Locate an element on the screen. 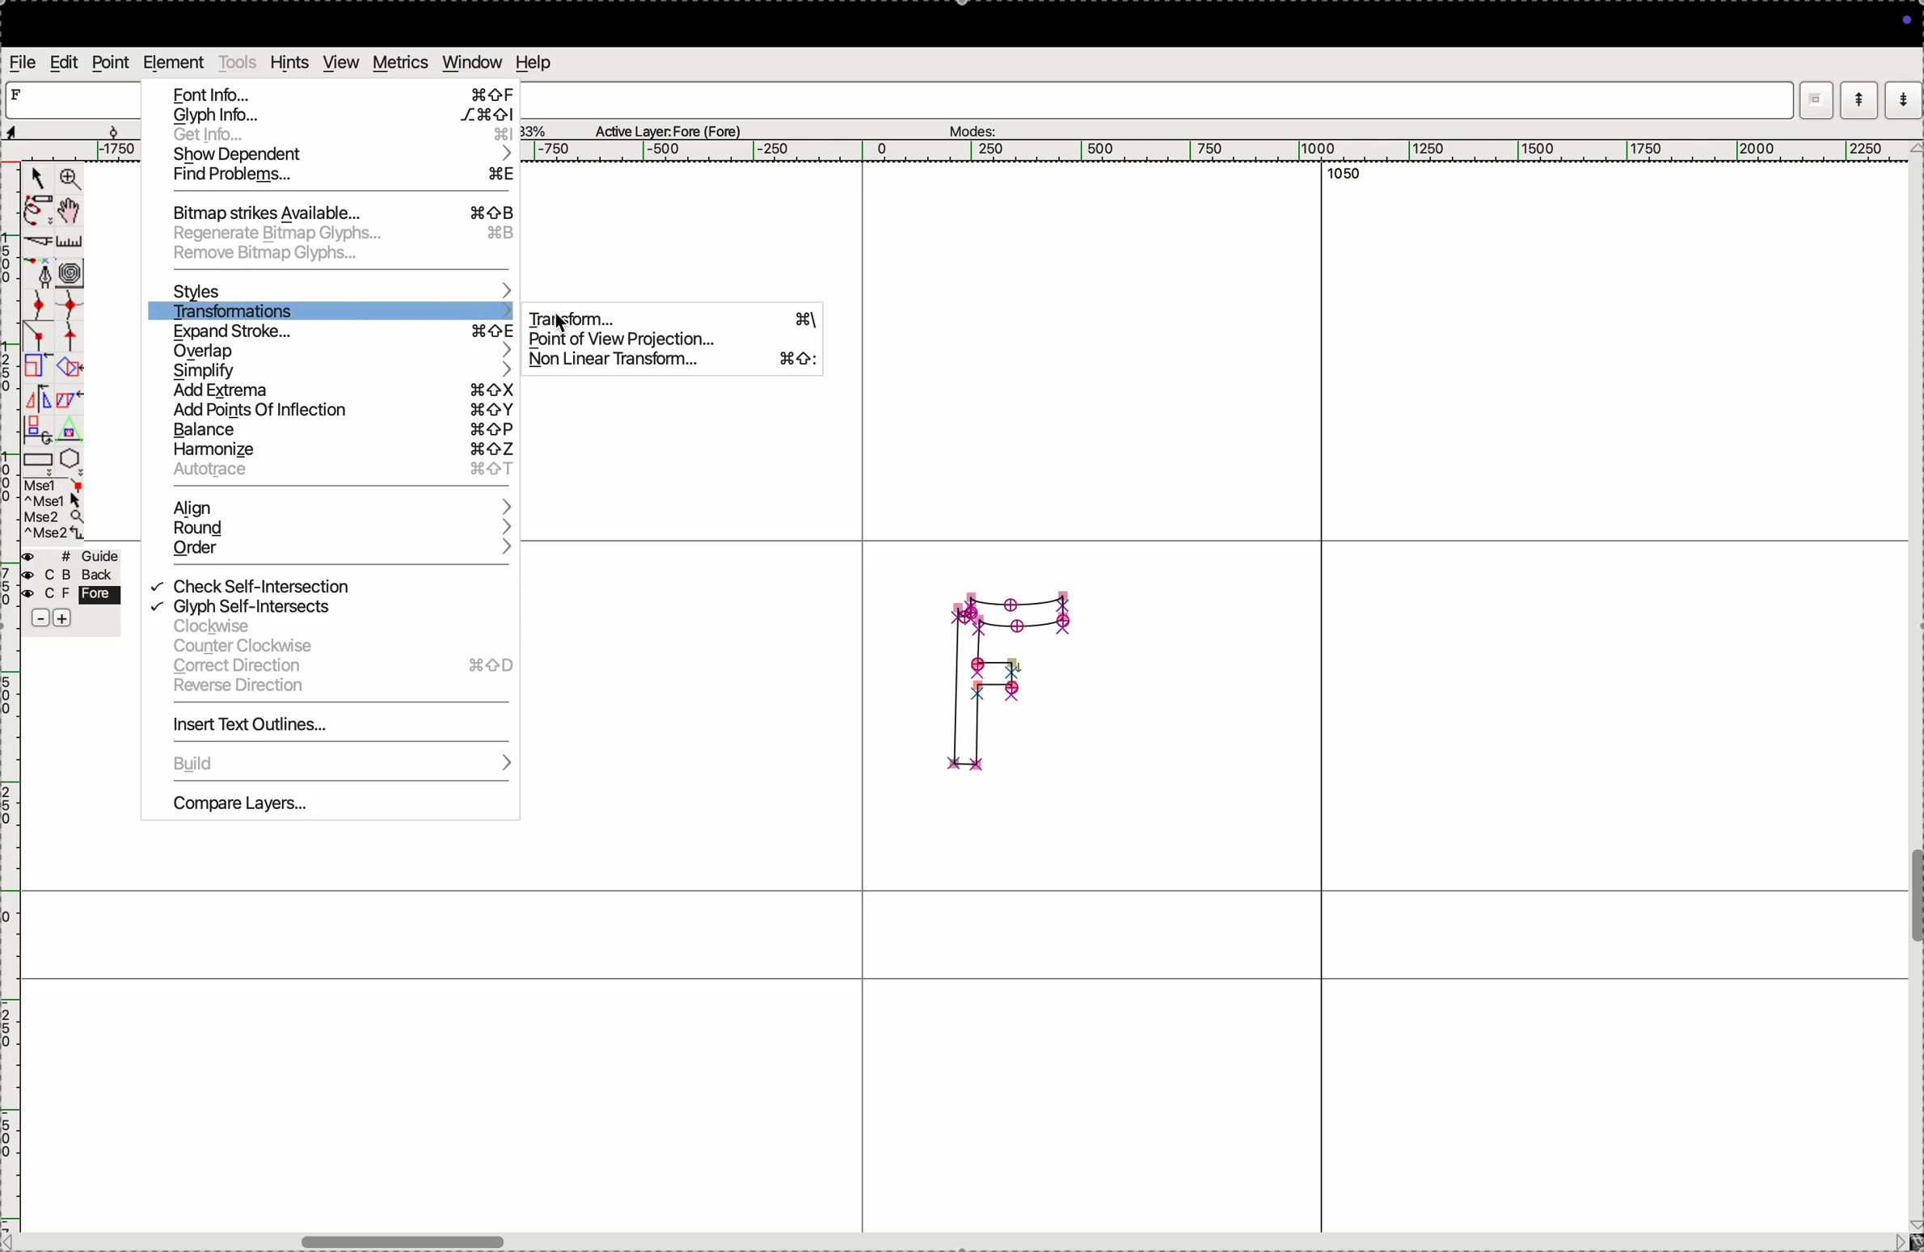 The image size is (1924, 1252). metrics is located at coordinates (402, 62).